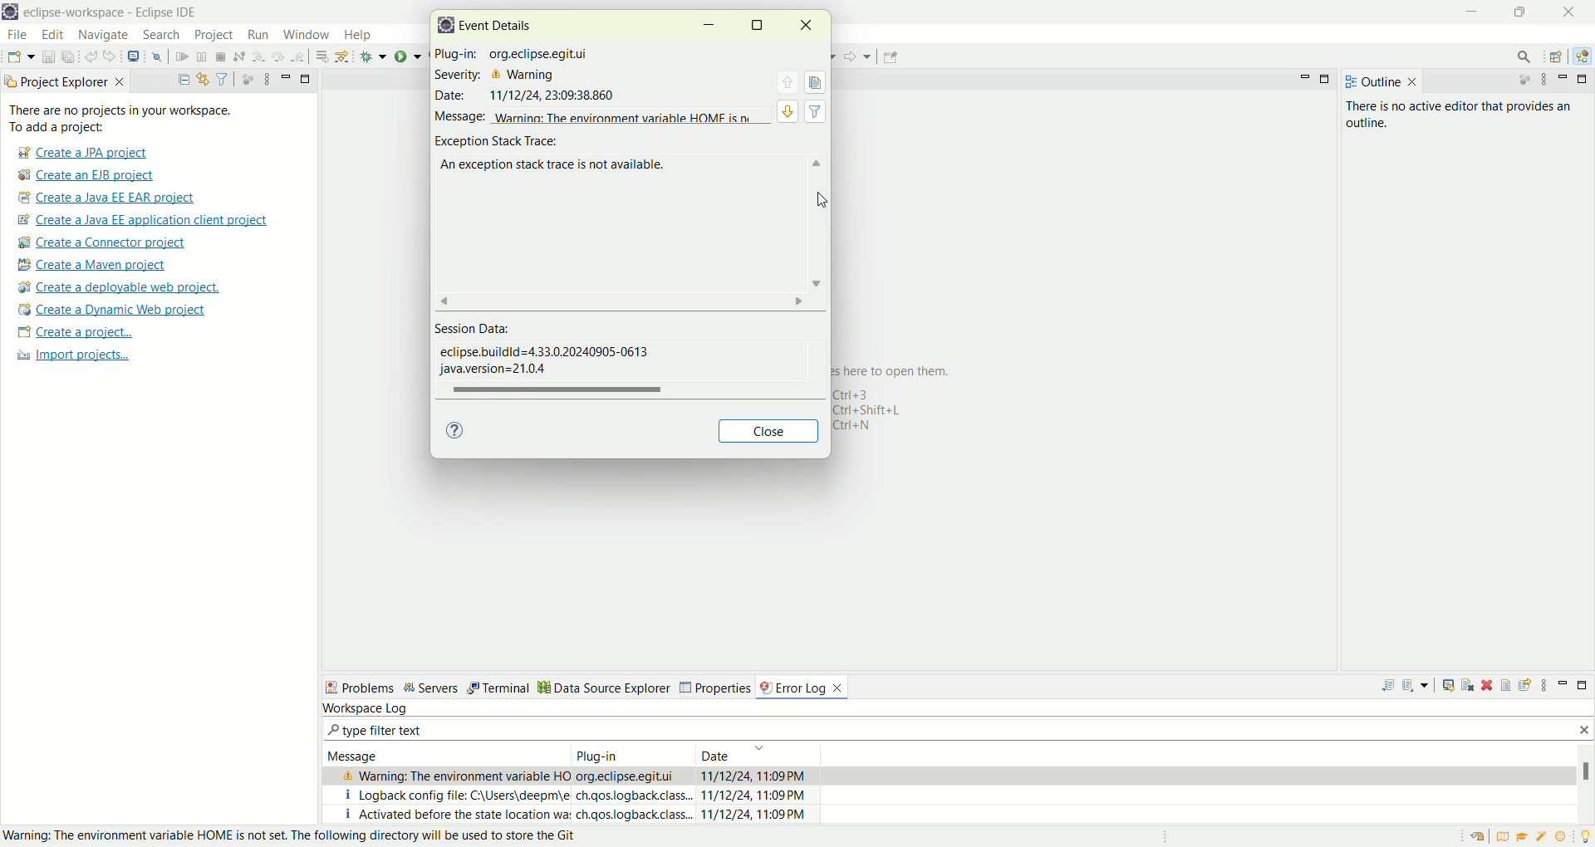 The width and height of the screenshot is (1595, 847). Describe the element at coordinates (202, 77) in the screenshot. I see `link with editor` at that location.